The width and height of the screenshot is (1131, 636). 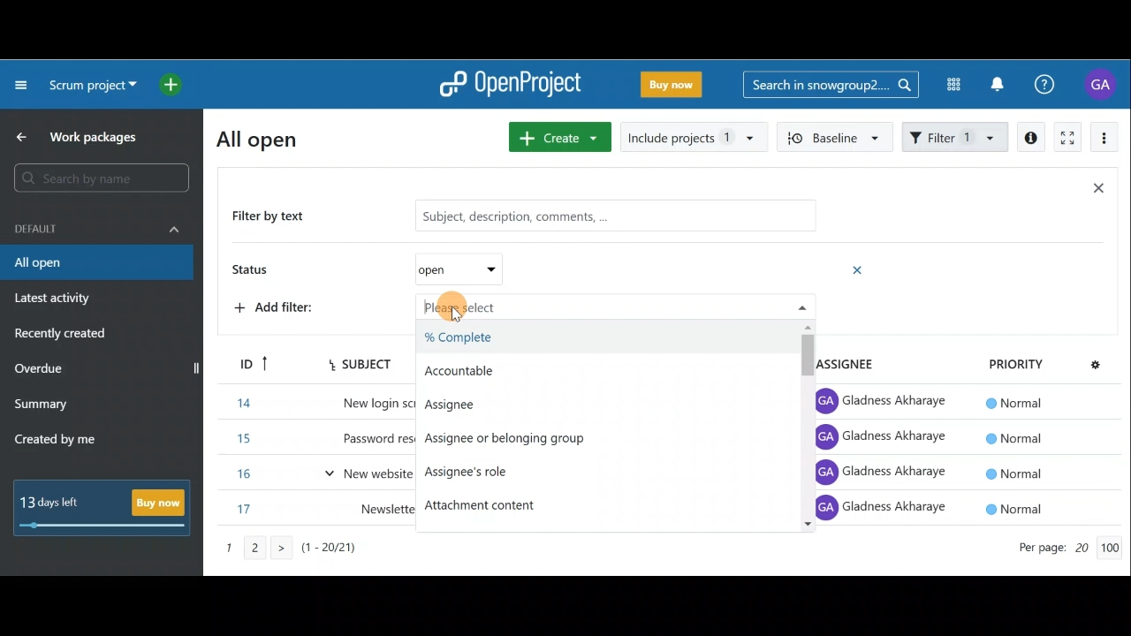 I want to click on Assignee's role, so click(x=523, y=472).